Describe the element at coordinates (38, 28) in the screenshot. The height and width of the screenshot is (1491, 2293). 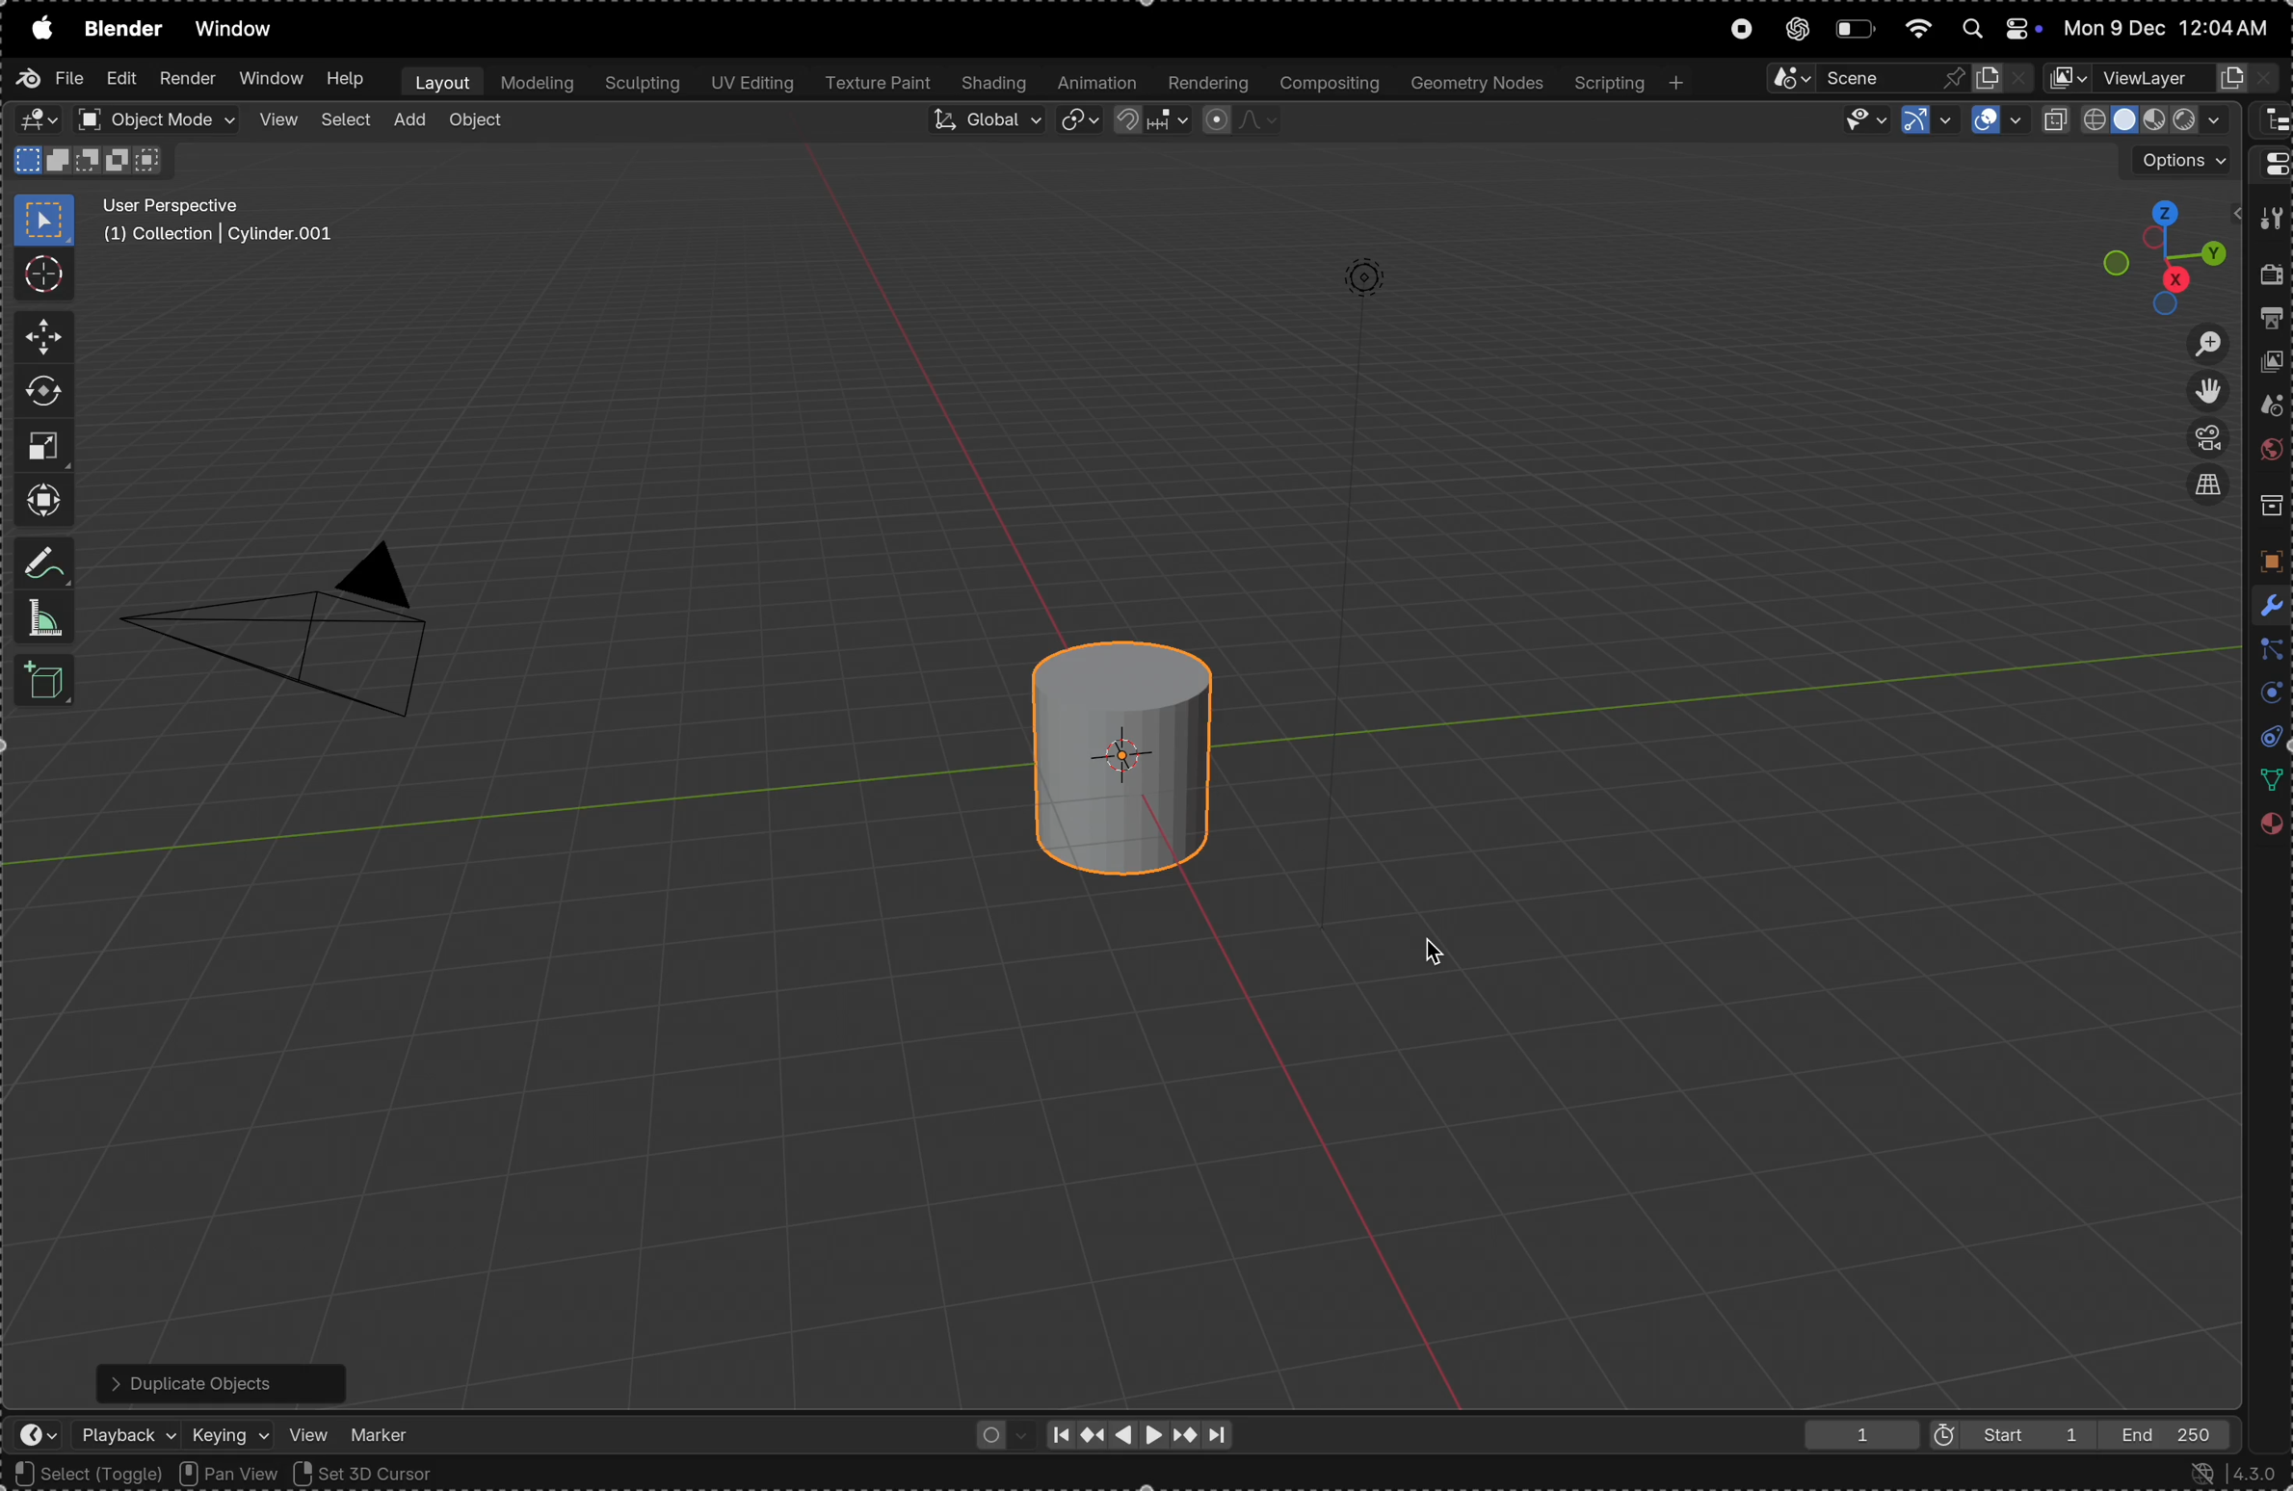
I see `apple menu` at that location.